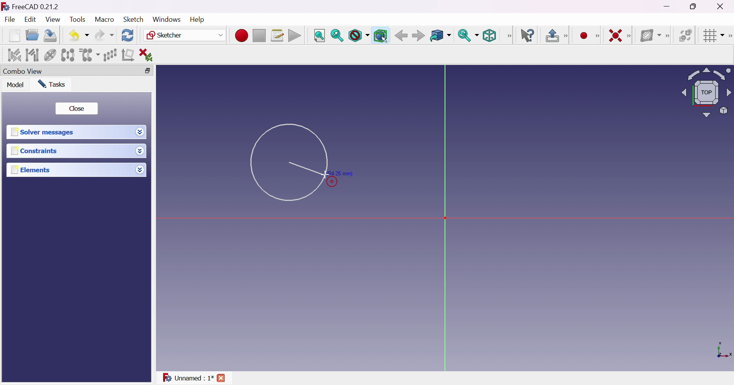  What do you see at coordinates (128, 36) in the screenshot?
I see `Refresh` at bounding box center [128, 36].